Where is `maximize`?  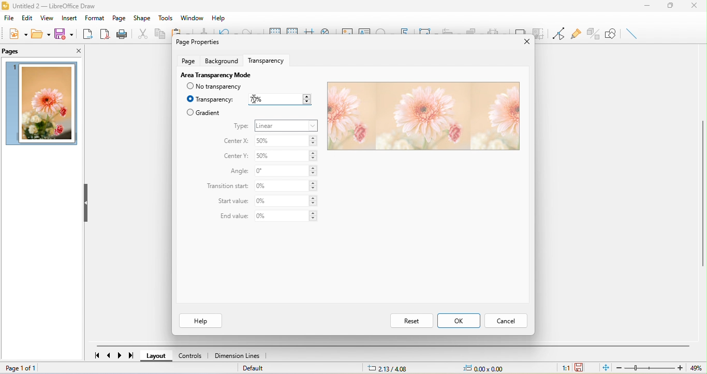
maximize is located at coordinates (675, 7).